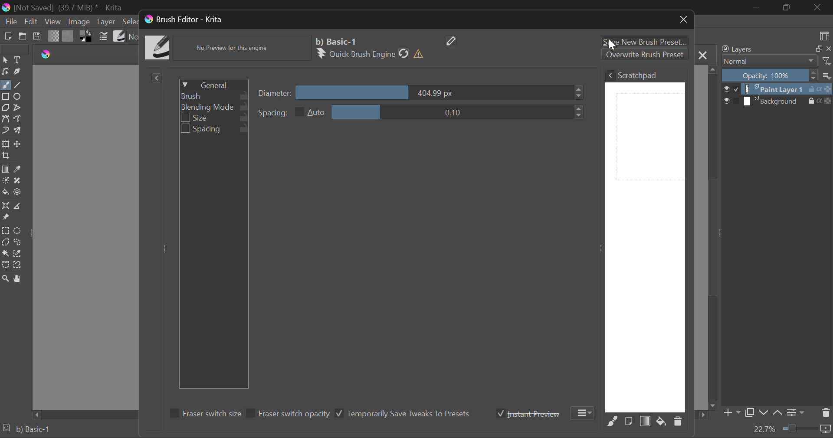 The image size is (833, 438). What do you see at coordinates (818, 7) in the screenshot?
I see `Close` at bounding box center [818, 7].